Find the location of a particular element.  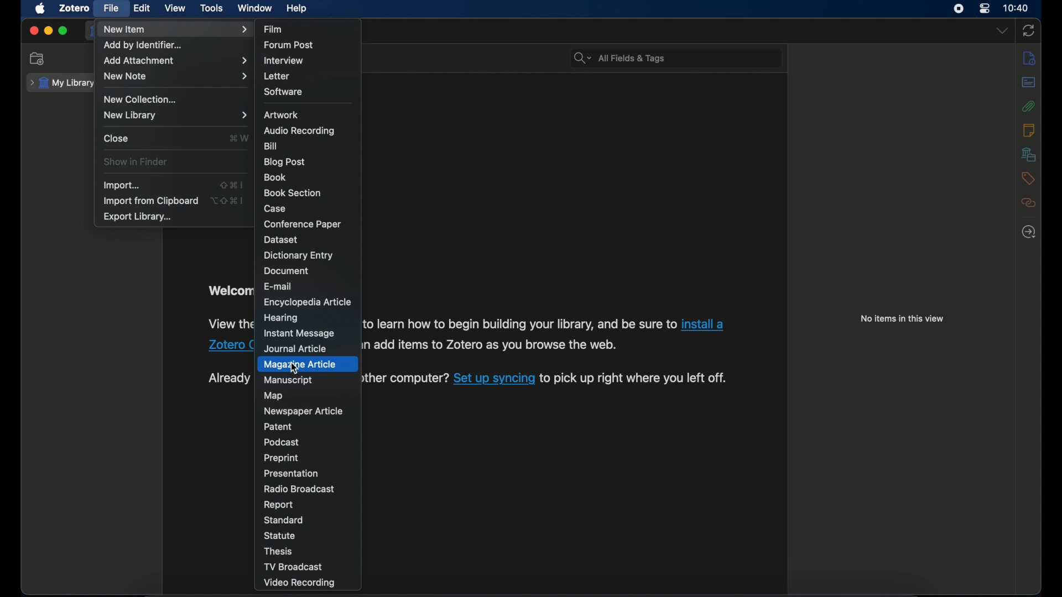

dictionary entry is located at coordinates (299, 255).